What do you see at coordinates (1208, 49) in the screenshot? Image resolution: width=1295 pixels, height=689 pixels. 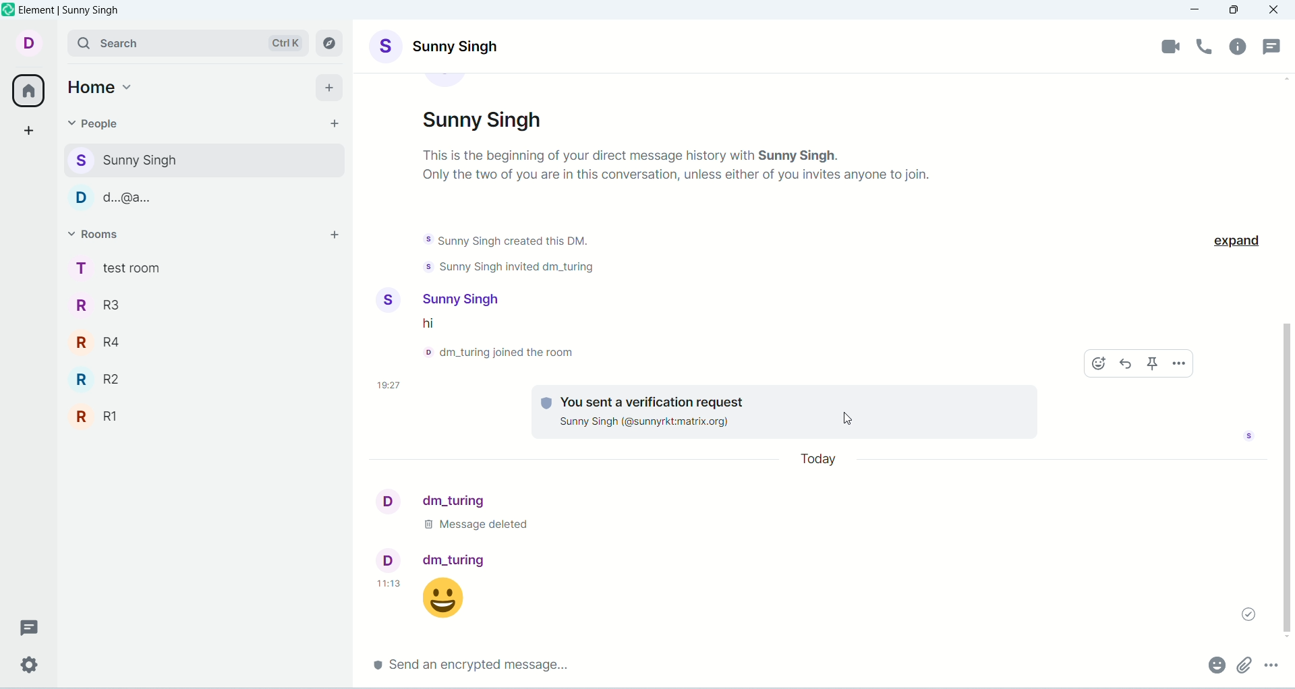 I see `voice call` at bounding box center [1208, 49].